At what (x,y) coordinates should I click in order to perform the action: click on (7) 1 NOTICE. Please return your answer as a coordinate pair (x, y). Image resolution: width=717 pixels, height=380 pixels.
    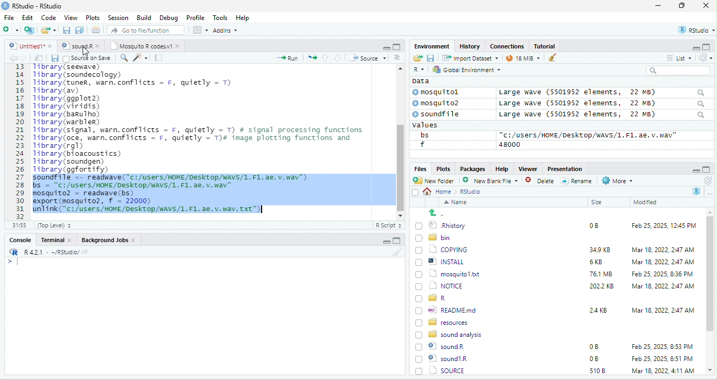
    Looking at the image, I should click on (438, 286).